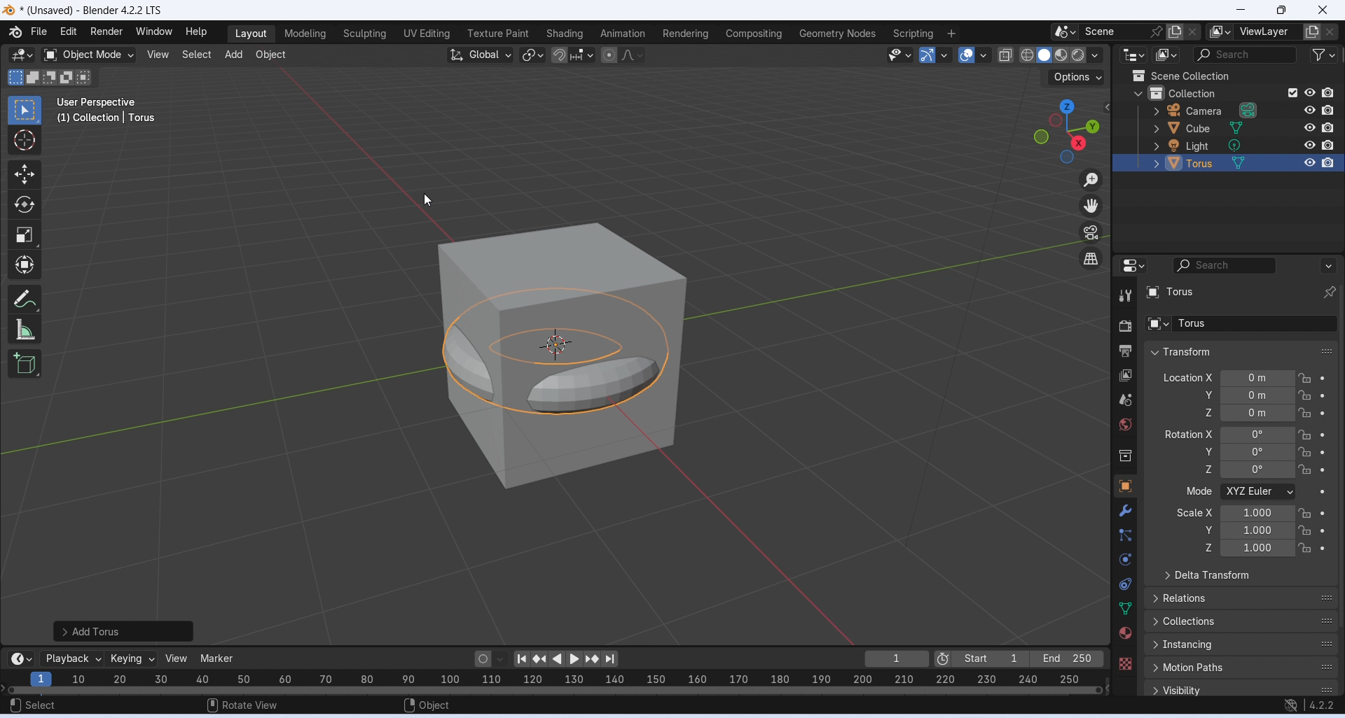 The image size is (1345, 718). Describe the element at coordinates (233, 55) in the screenshot. I see `Add` at that location.